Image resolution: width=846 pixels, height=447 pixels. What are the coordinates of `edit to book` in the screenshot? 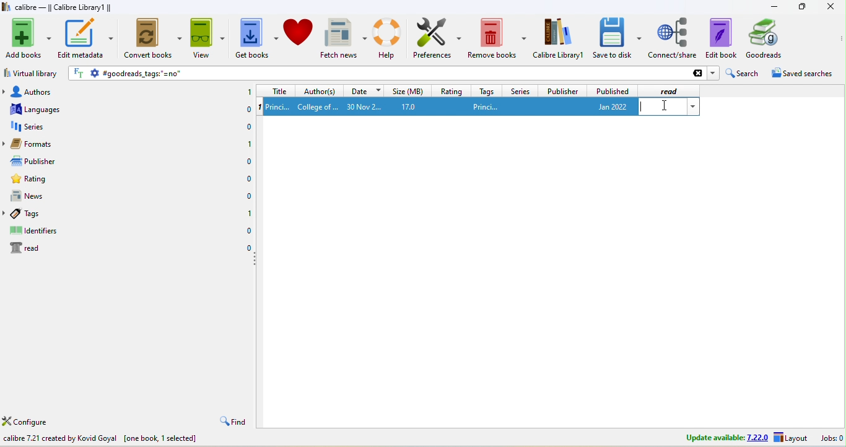 It's located at (721, 38).